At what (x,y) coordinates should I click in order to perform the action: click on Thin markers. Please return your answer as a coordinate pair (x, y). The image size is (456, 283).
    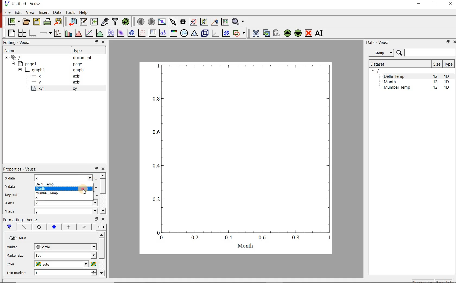
    Looking at the image, I should click on (16, 273).